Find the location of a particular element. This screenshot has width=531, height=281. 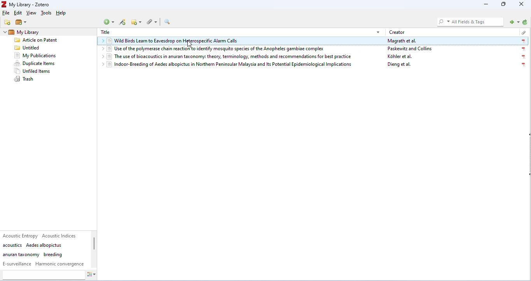

file is located at coordinates (6, 13).